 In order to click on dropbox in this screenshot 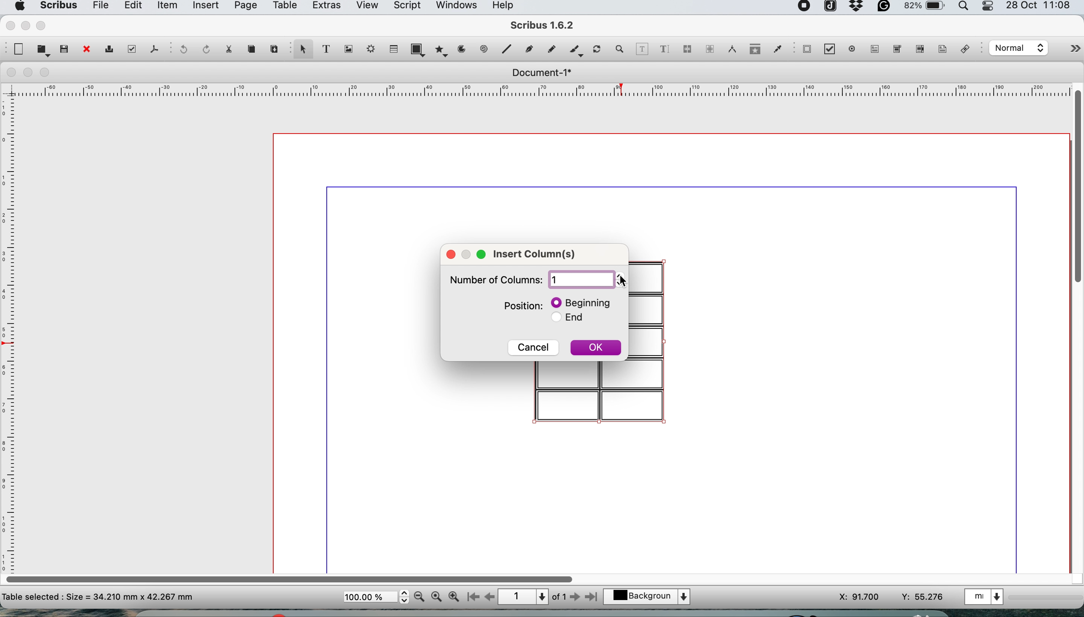, I will do `click(857, 9)`.